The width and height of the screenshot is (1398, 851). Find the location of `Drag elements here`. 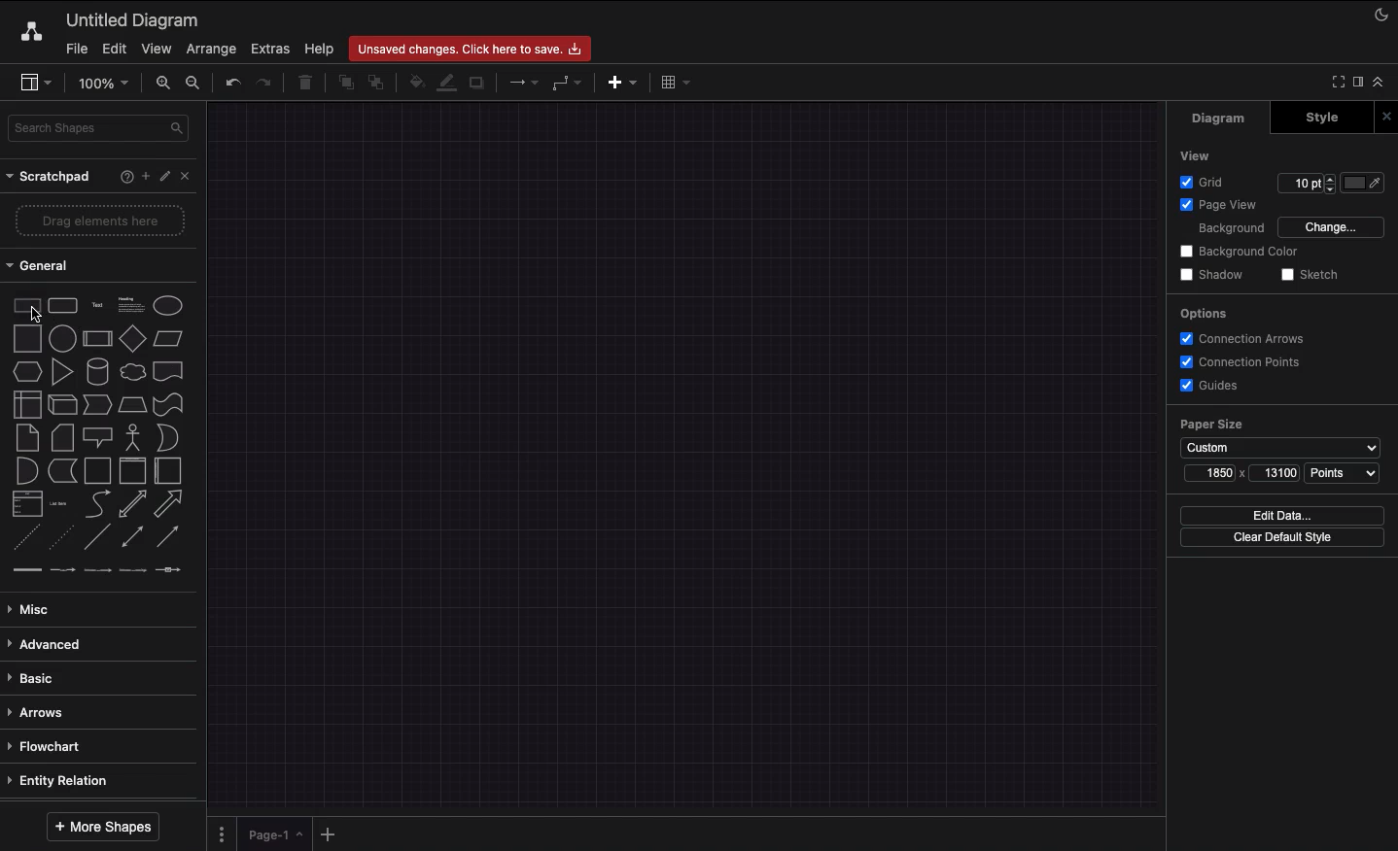

Drag elements here is located at coordinates (98, 220).